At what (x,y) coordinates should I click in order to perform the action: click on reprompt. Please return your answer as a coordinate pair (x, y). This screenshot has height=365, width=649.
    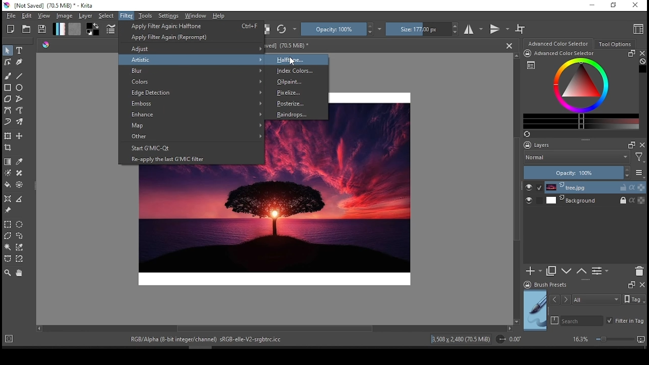
    Looking at the image, I should click on (170, 38).